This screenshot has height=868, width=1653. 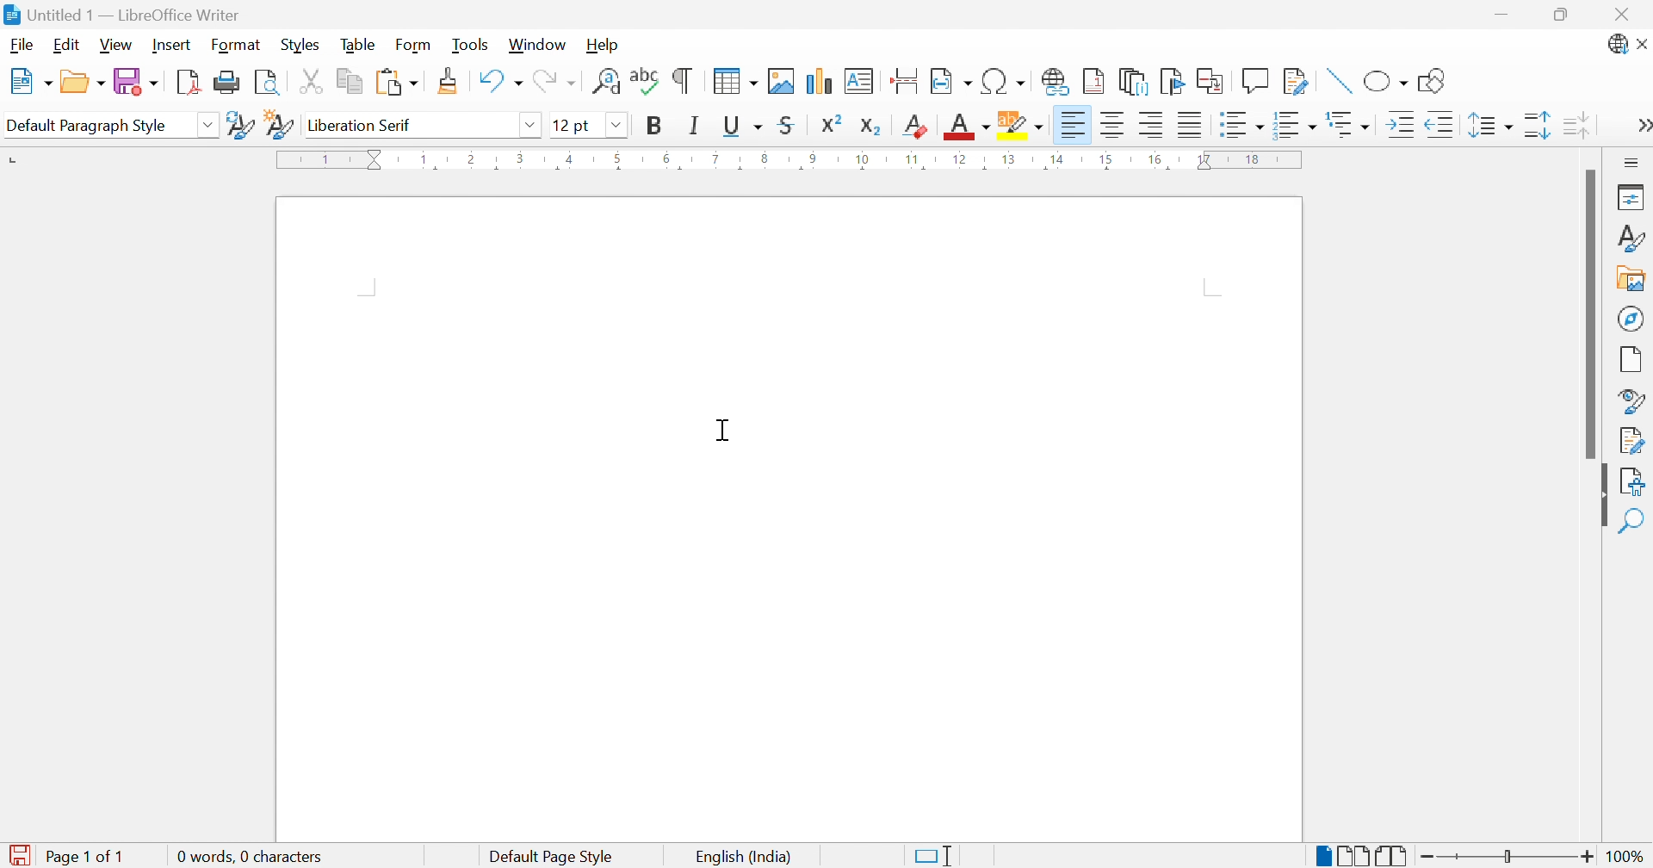 I want to click on Insert table, so click(x=734, y=80).